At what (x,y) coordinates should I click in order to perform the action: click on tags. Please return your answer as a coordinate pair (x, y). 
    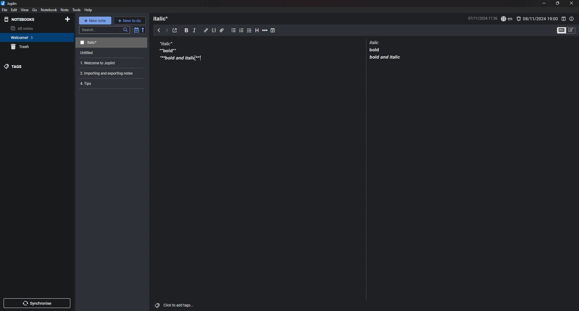
    Looking at the image, I should click on (36, 66).